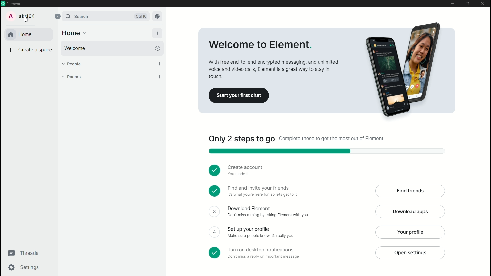 The width and height of the screenshot is (491, 276). Describe the element at coordinates (29, 34) in the screenshot. I see `home tab` at that location.